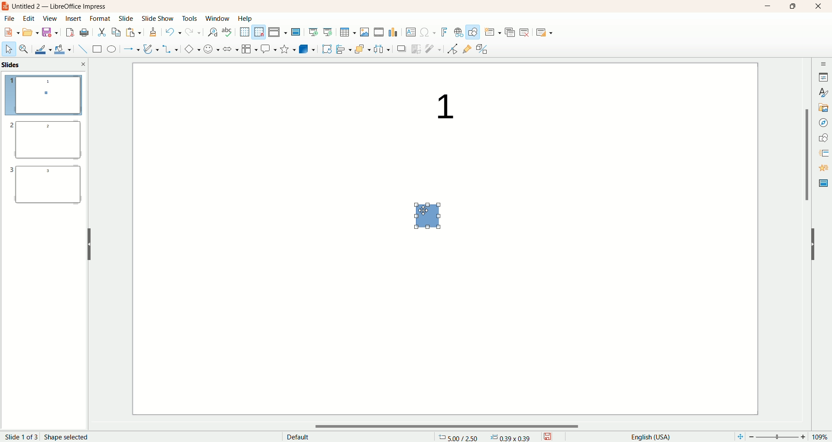 Image resolution: width=832 pixels, height=442 pixels. Describe the element at coordinates (95, 49) in the screenshot. I see `rectangle` at that location.